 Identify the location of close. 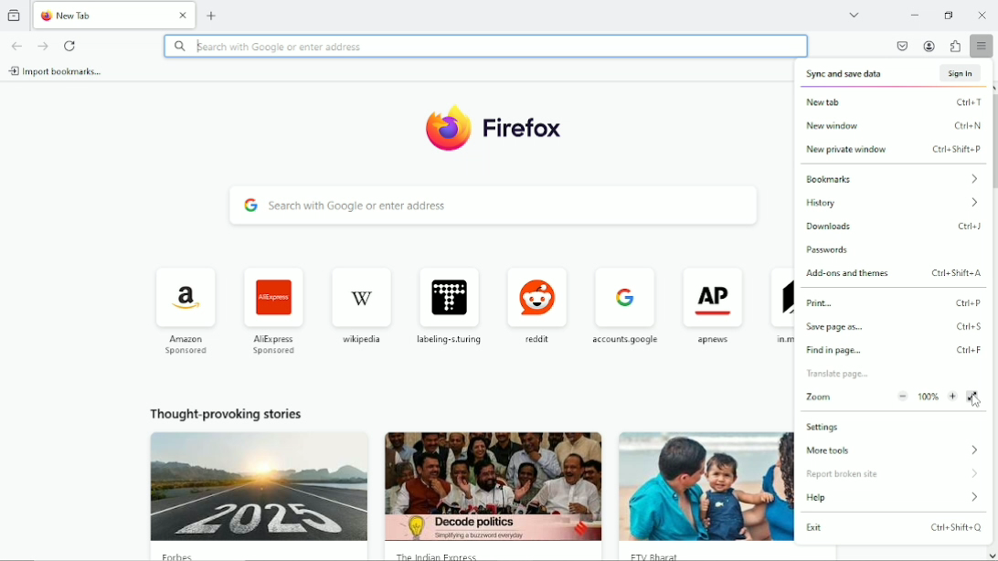
(184, 14).